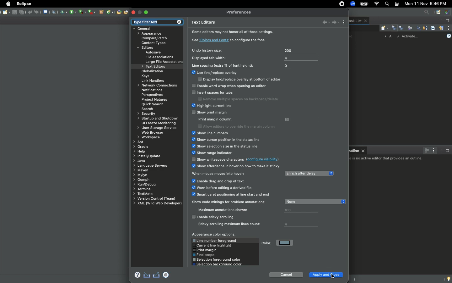 The height and width of the screenshot is (283, 452). Describe the element at coordinates (410, 27) in the screenshot. I see `Focus on workweek` at that location.